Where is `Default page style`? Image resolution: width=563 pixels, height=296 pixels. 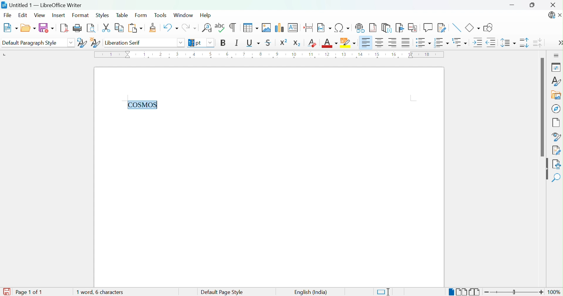
Default page style is located at coordinates (221, 292).